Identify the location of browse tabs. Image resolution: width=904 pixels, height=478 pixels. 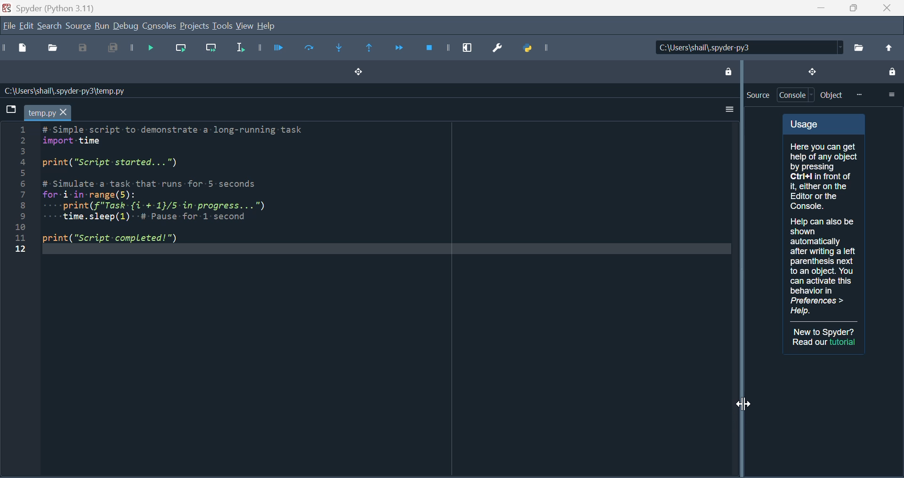
(10, 109).